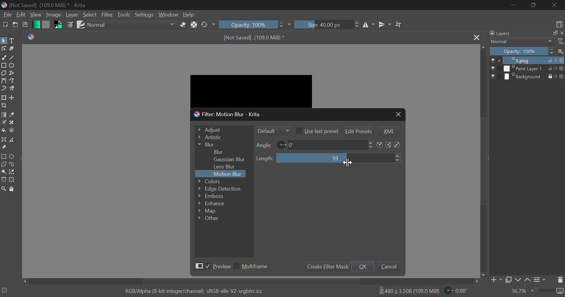 This screenshot has width=565, height=297. Describe the element at coordinates (212, 204) in the screenshot. I see `Enhance` at that location.